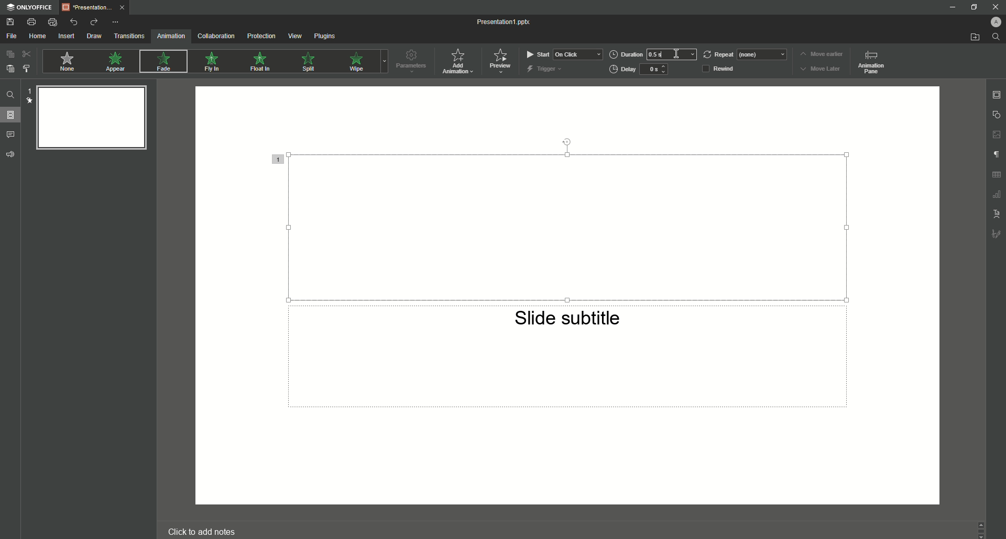  What do you see at coordinates (411, 61) in the screenshot?
I see `Parameters` at bounding box center [411, 61].